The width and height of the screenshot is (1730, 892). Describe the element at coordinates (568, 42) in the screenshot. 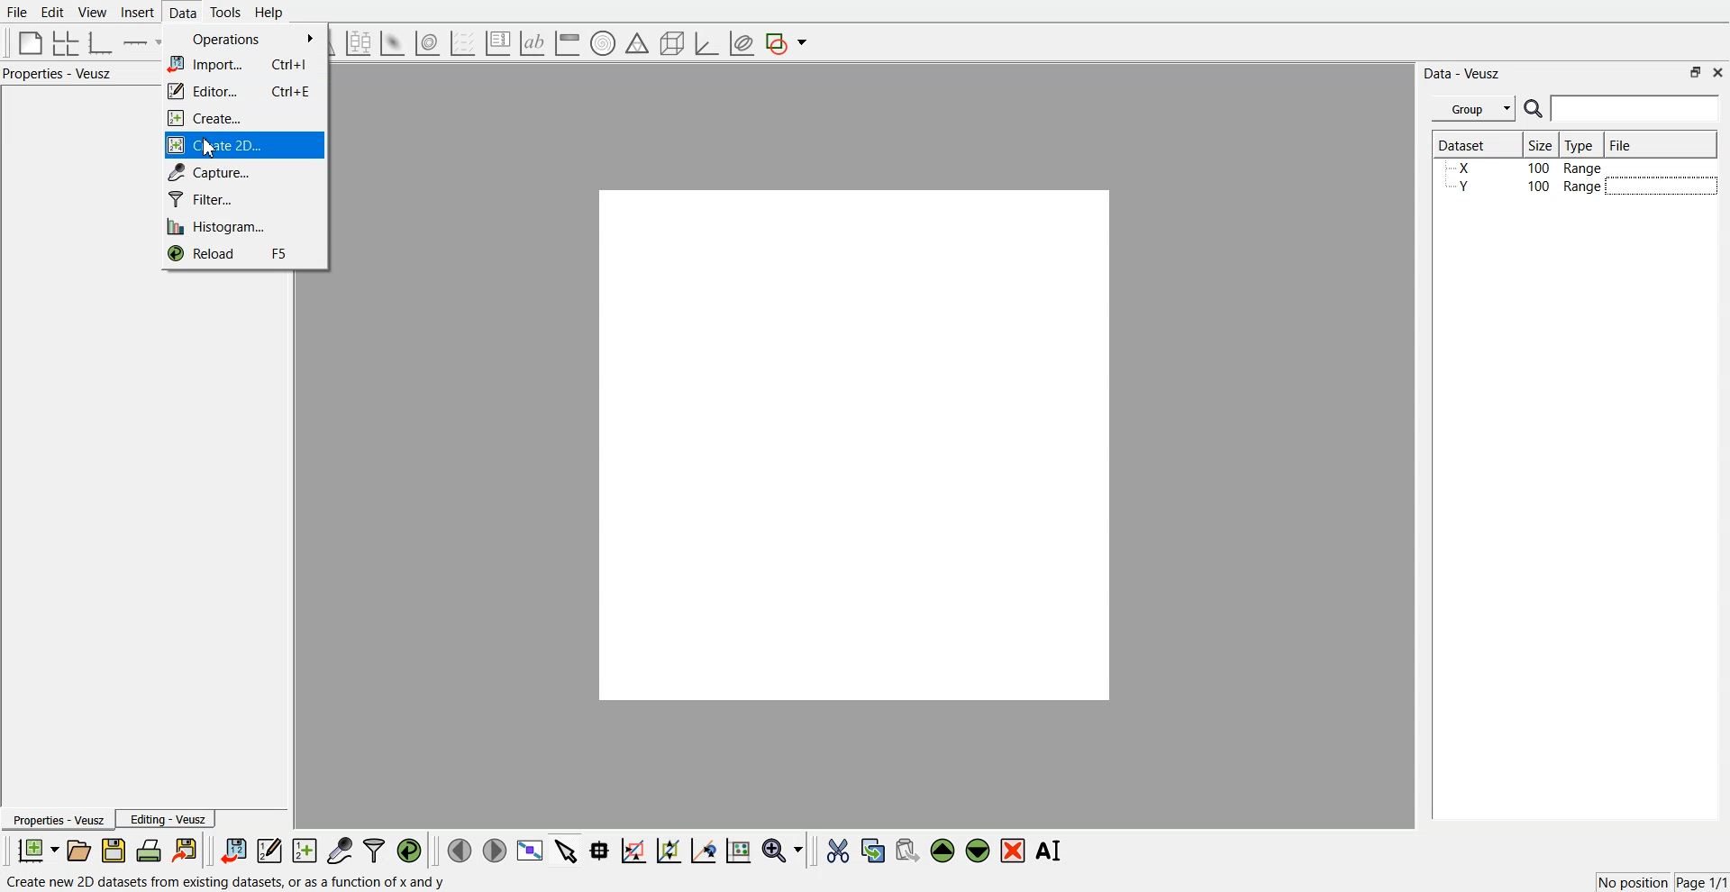

I see `Image color bar` at that location.